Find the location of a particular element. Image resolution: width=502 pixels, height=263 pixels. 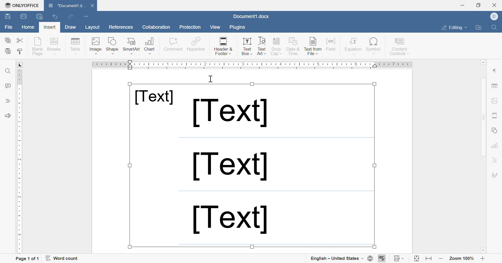

Find is located at coordinates (495, 27).